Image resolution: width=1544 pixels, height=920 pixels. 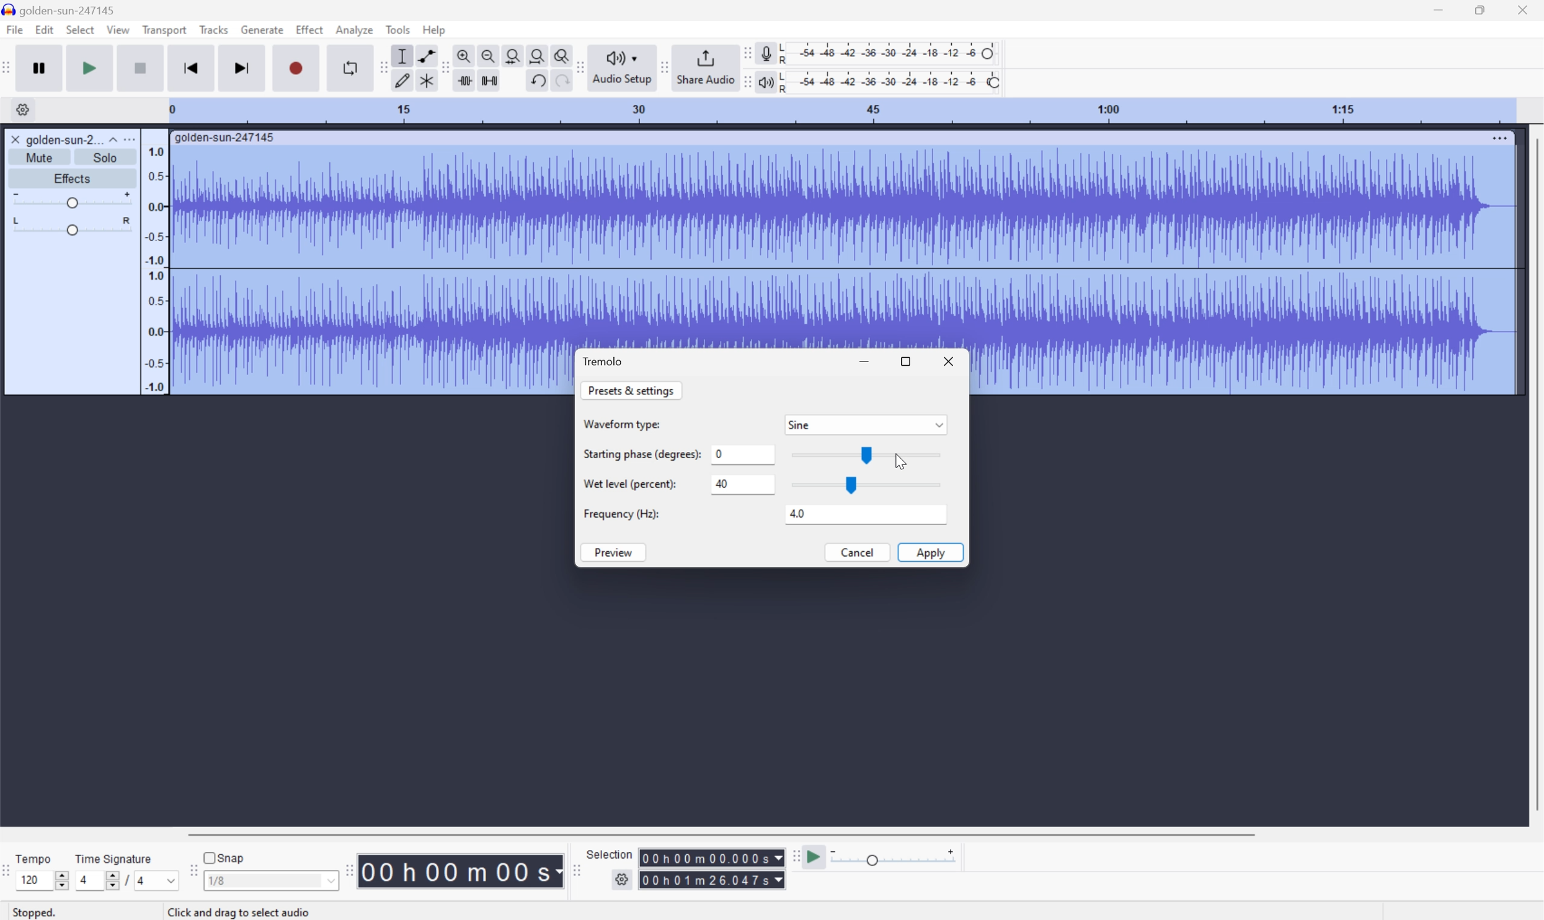 I want to click on Enable looping, so click(x=350, y=67).